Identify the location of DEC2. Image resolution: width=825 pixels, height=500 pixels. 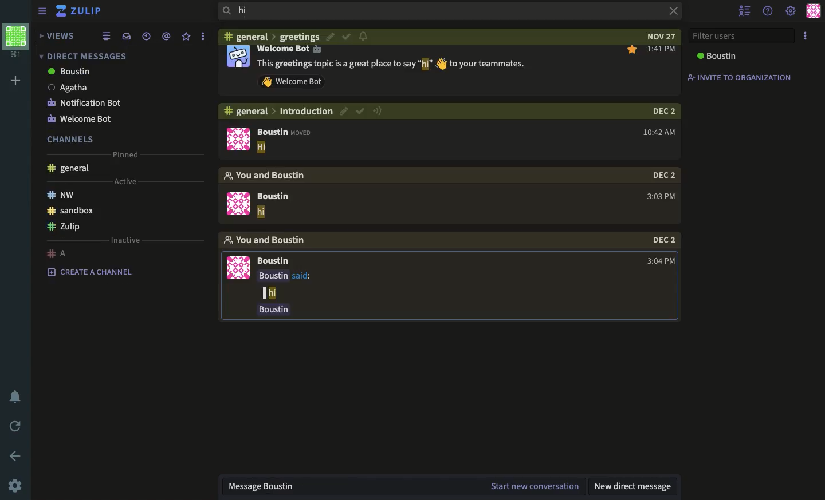
(662, 176).